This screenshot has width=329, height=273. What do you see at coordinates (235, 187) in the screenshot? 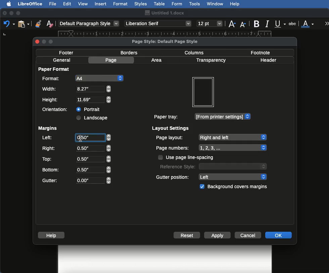
I see `Background covers margins` at bounding box center [235, 187].